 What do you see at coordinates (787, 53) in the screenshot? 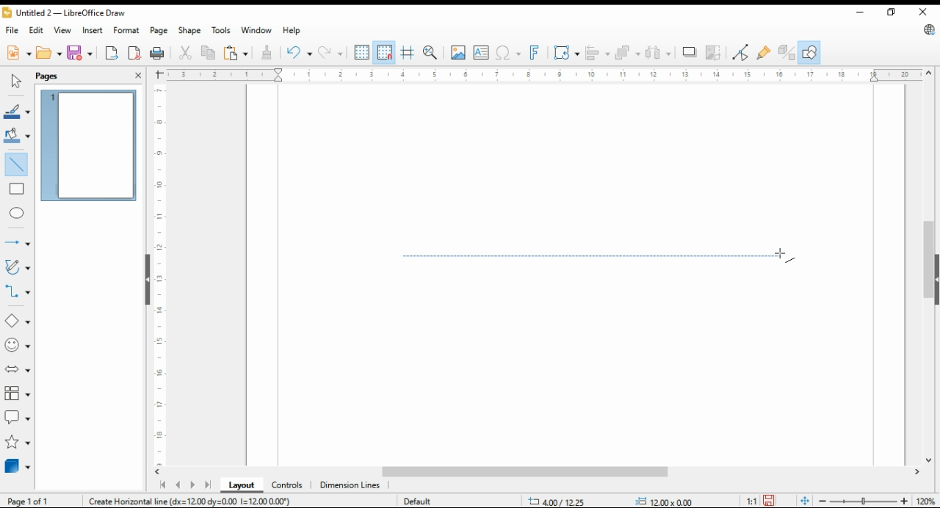
I see `toggle extrusions` at bounding box center [787, 53].